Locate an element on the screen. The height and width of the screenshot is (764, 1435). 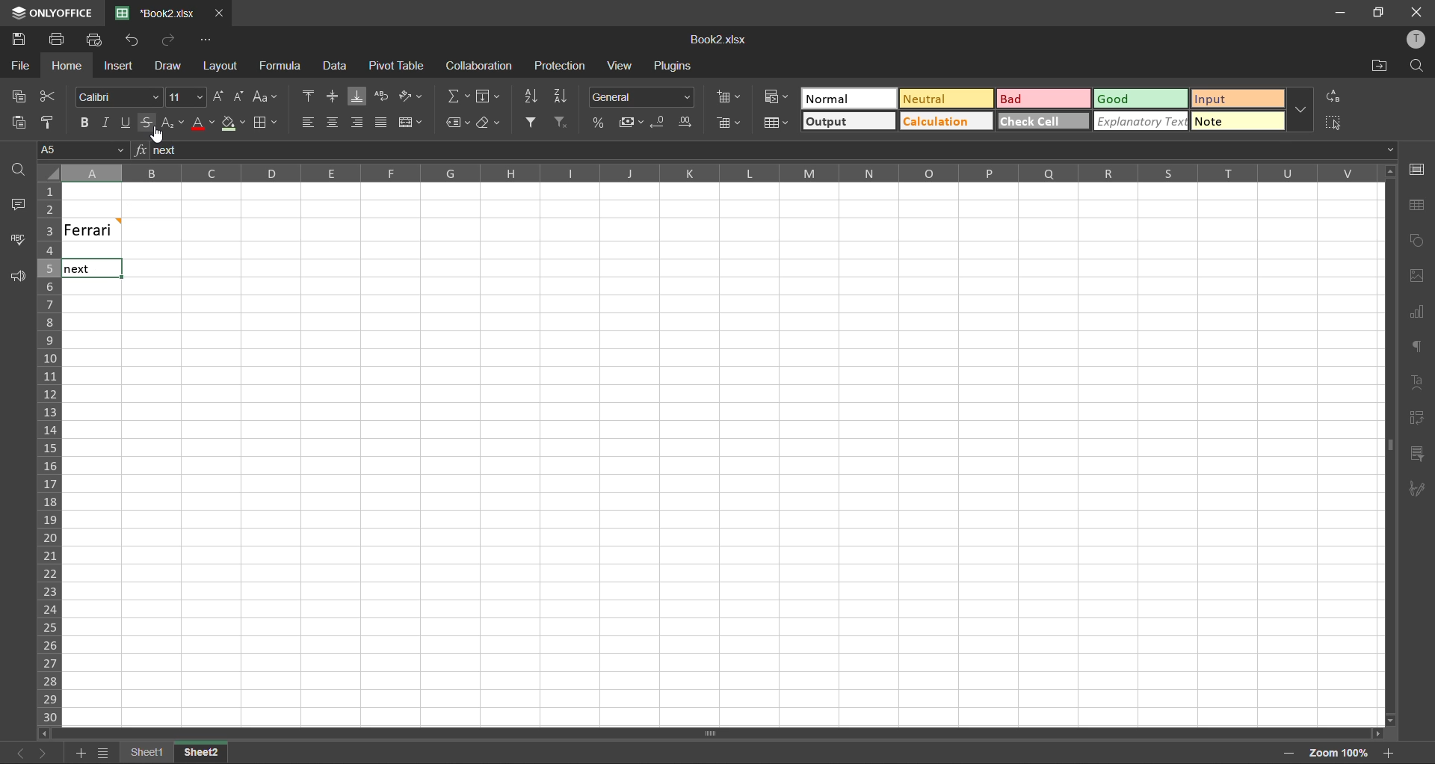
clear is located at coordinates (489, 123).